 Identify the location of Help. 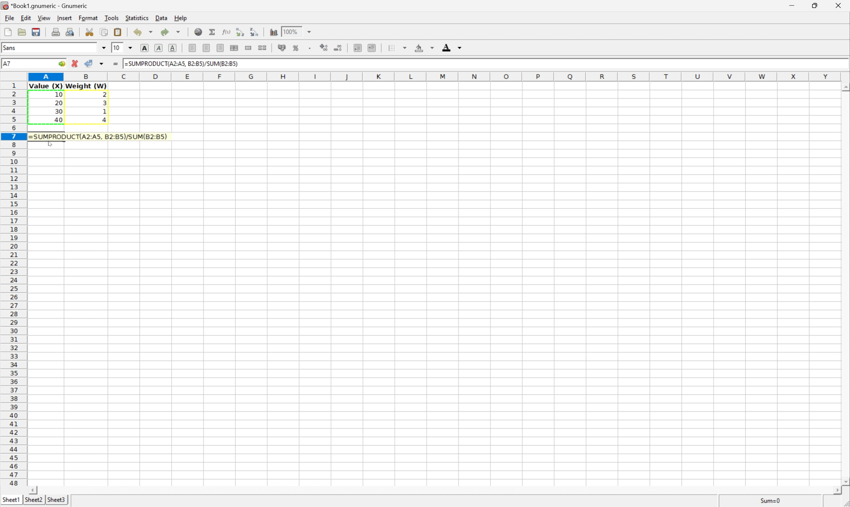
(180, 17).